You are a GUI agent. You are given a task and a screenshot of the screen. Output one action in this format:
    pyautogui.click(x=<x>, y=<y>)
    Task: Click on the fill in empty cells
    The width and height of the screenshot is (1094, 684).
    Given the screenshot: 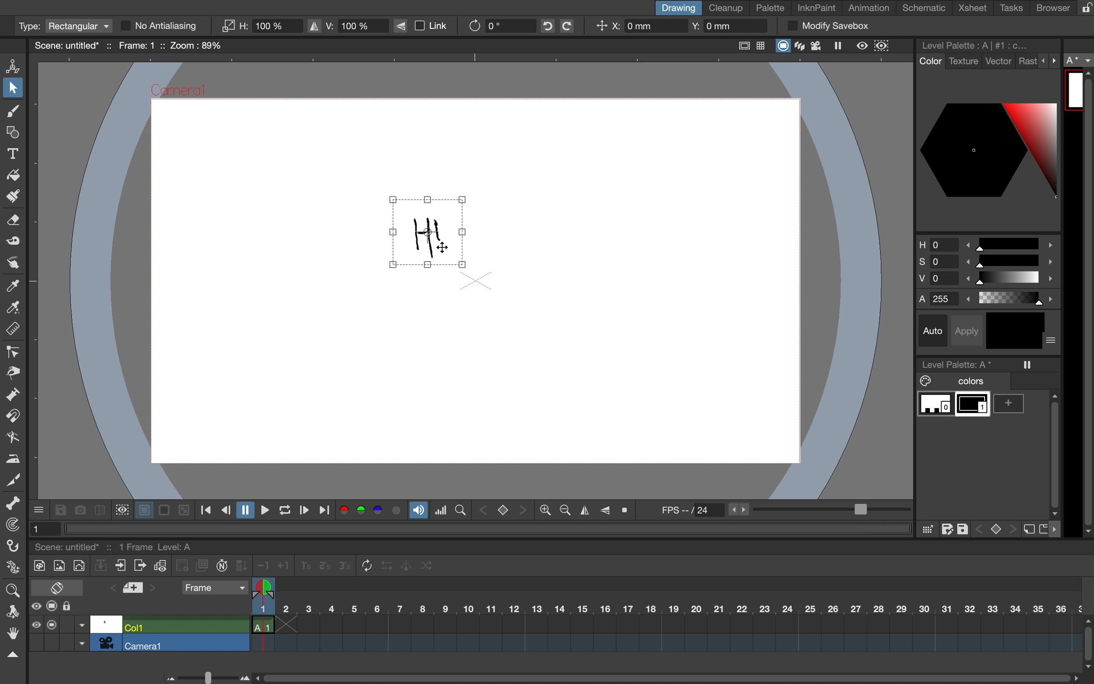 What is the action you would take?
    pyautogui.click(x=243, y=565)
    